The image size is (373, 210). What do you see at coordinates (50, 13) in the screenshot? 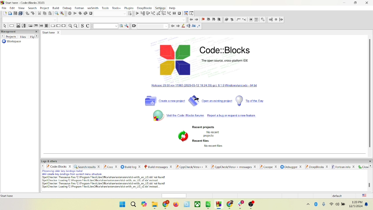
I see `paste` at bounding box center [50, 13].